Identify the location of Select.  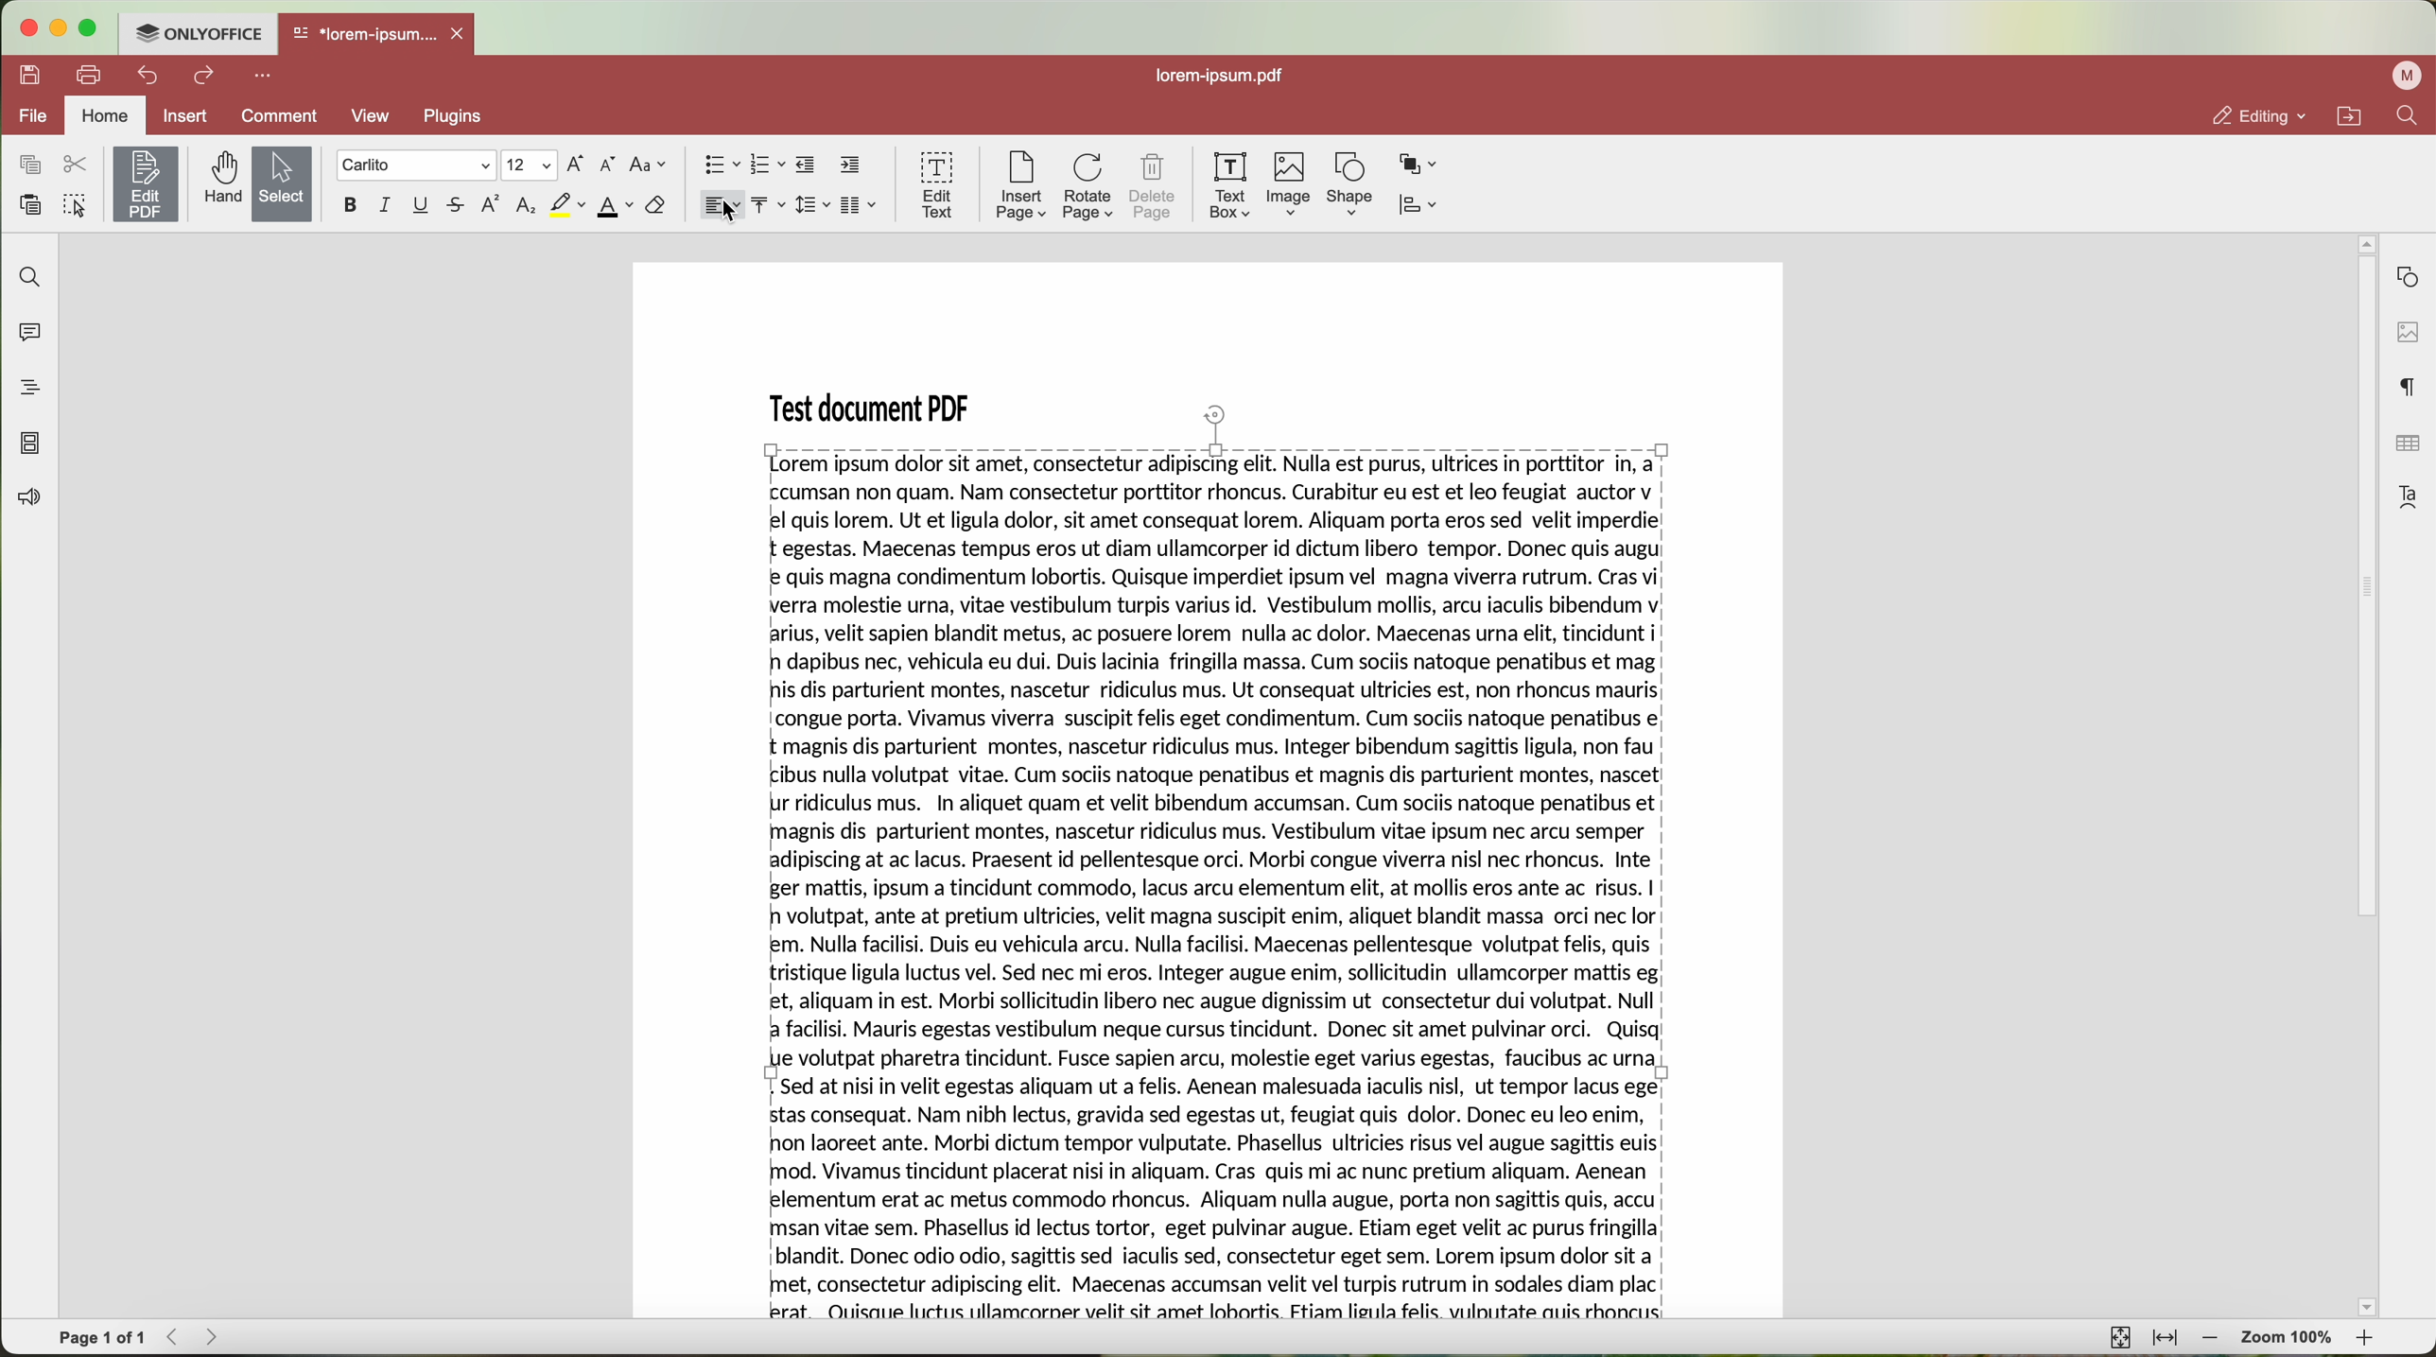
(281, 183).